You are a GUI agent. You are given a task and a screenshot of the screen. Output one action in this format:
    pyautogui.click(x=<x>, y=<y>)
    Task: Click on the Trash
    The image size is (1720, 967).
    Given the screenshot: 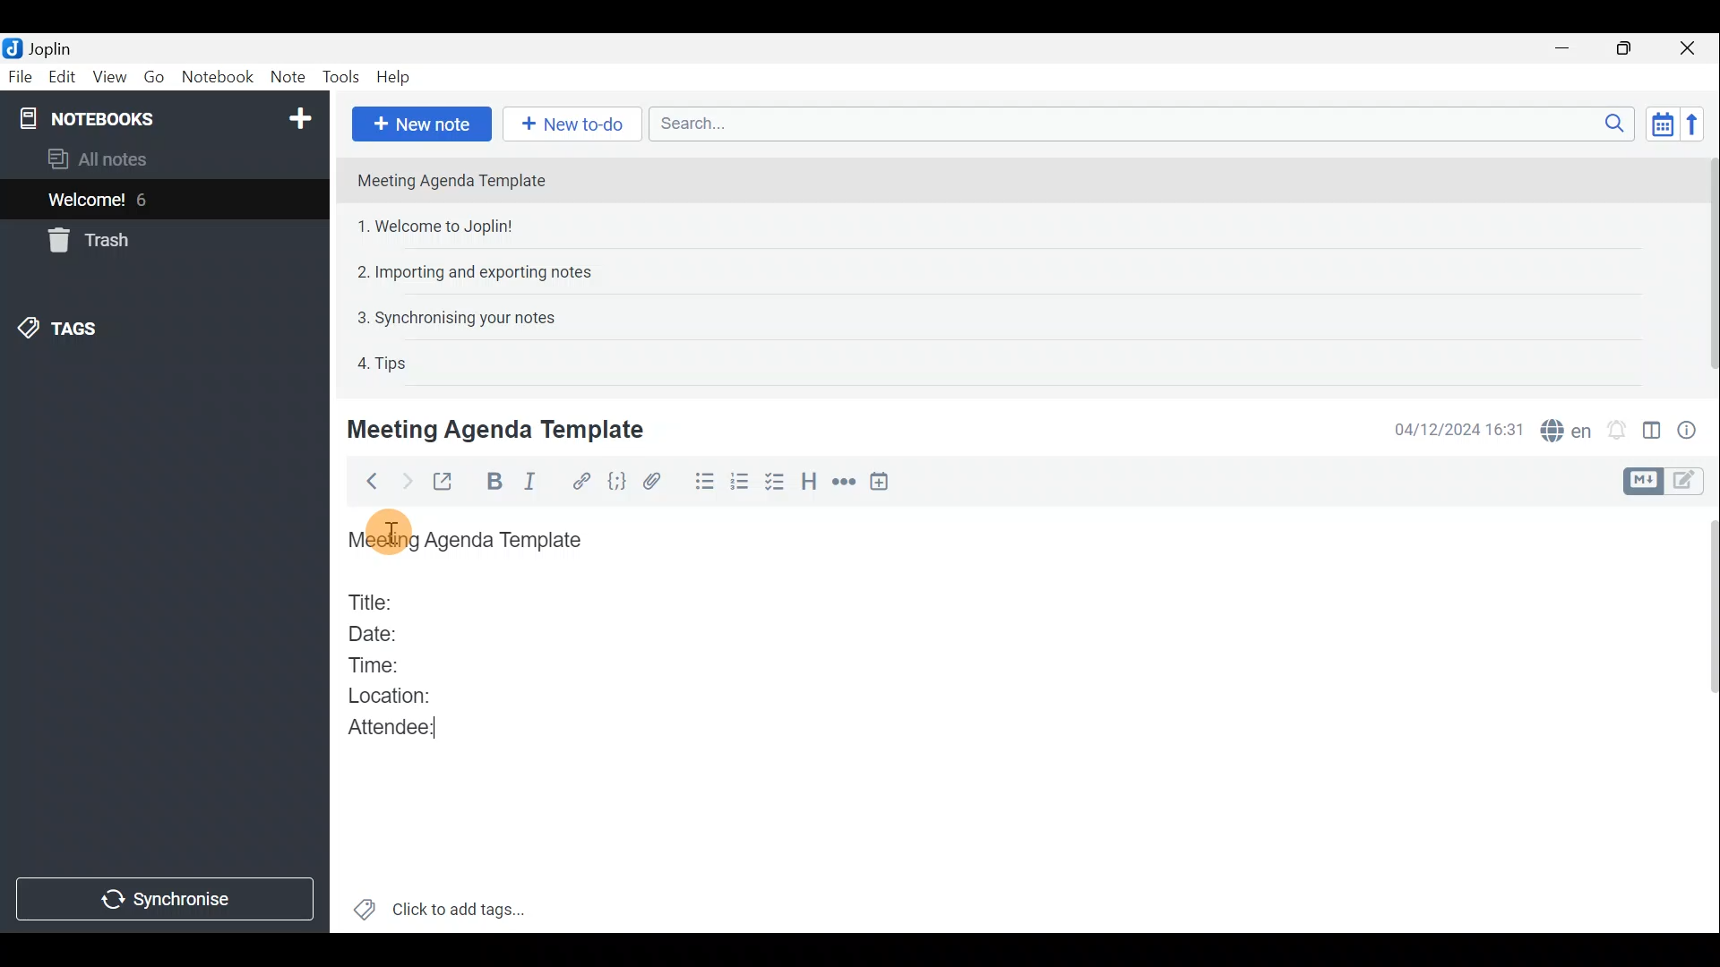 What is the action you would take?
    pyautogui.click(x=85, y=240)
    